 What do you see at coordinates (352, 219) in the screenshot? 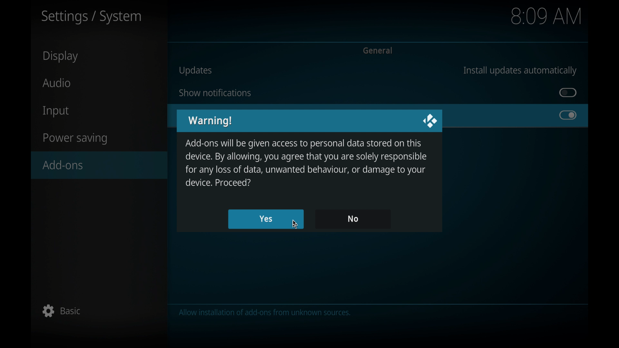
I see `no` at bounding box center [352, 219].